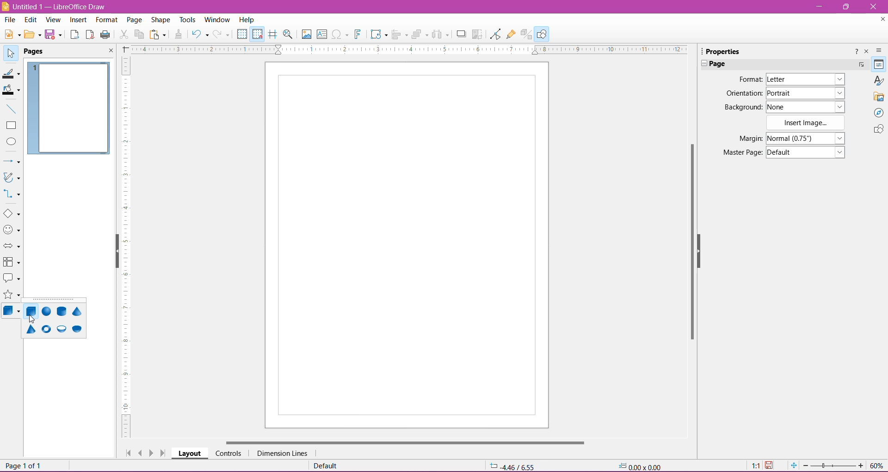 The image size is (888, 472). Describe the element at coordinates (12, 213) in the screenshot. I see `Basic Shapes` at that location.